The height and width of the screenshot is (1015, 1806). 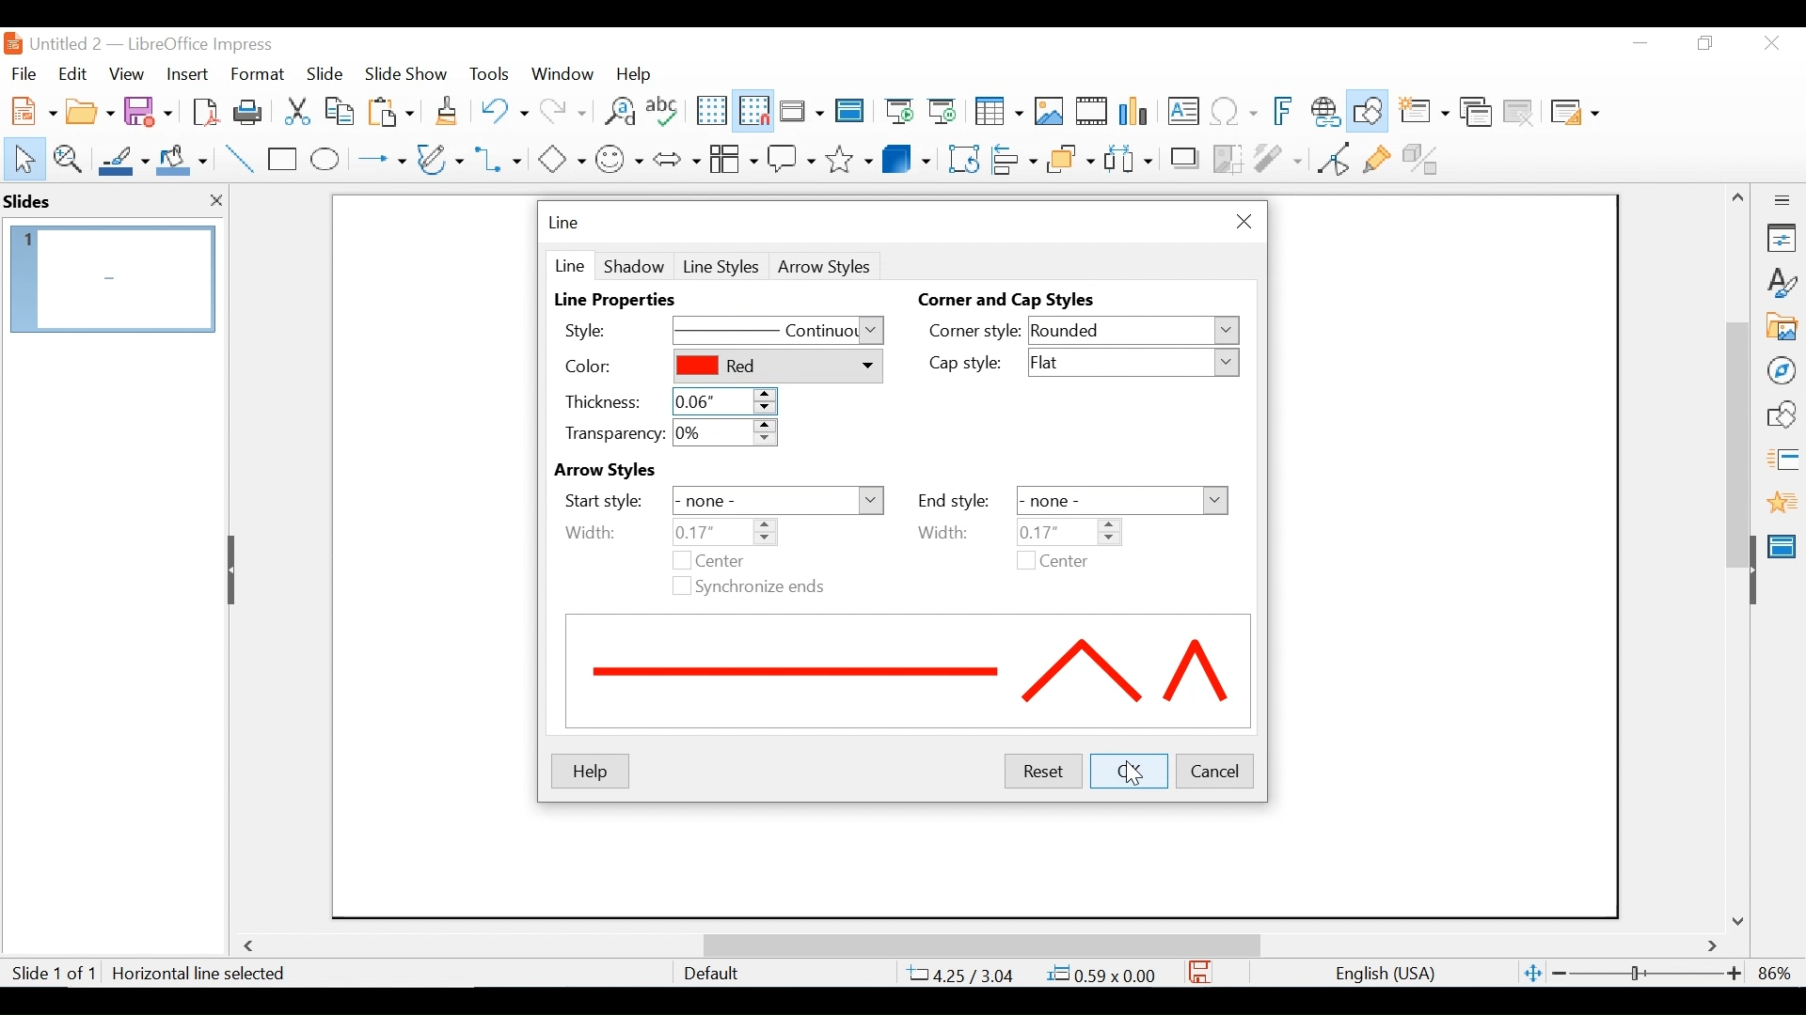 What do you see at coordinates (591, 532) in the screenshot?
I see `Width` at bounding box center [591, 532].